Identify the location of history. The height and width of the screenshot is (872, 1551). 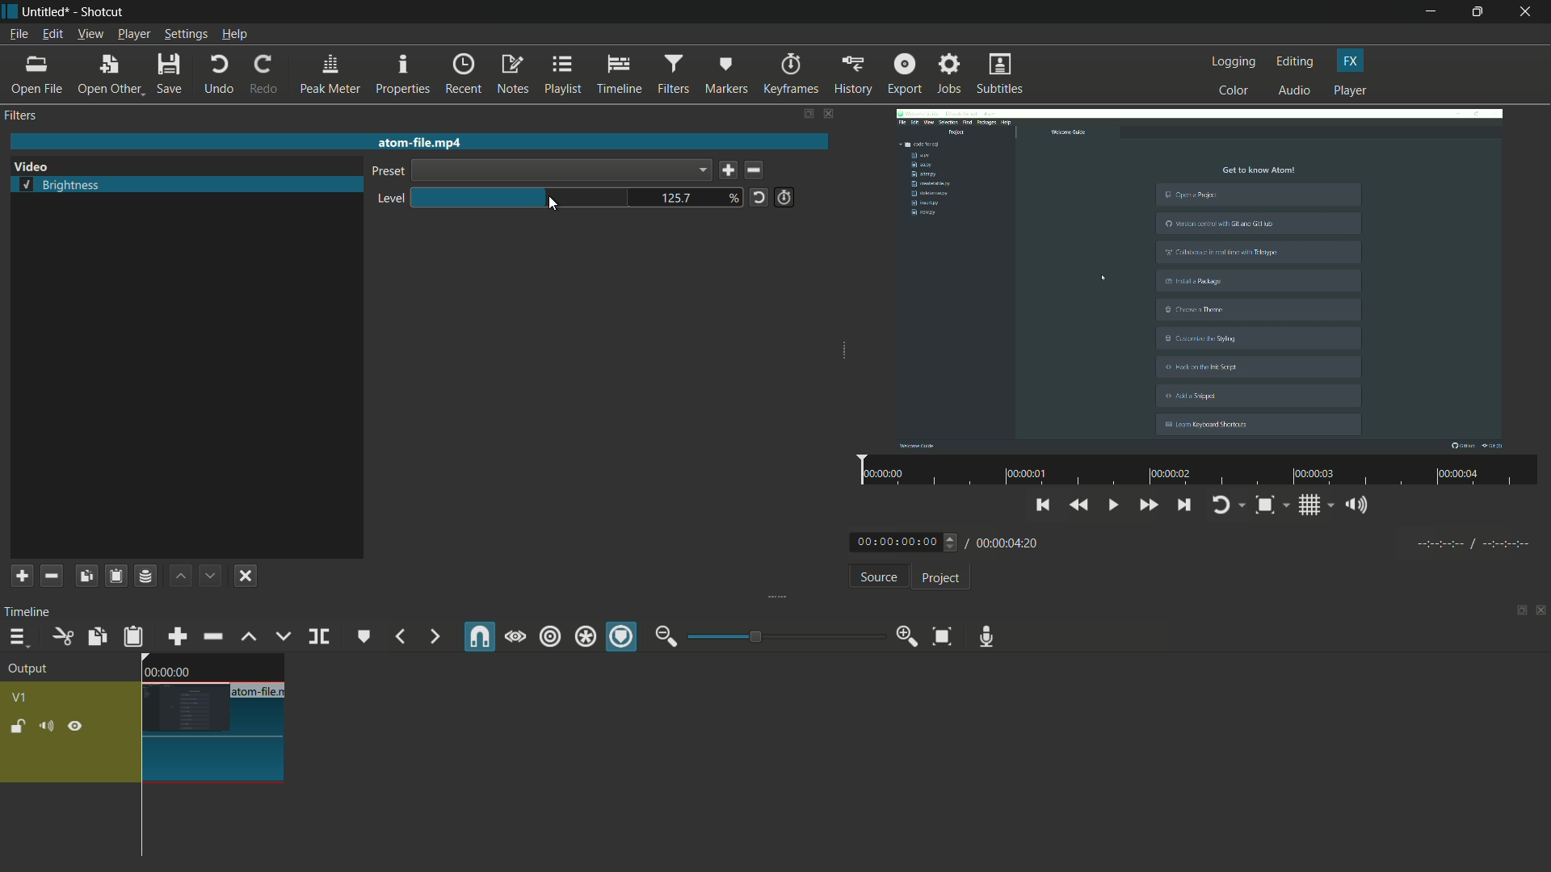
(851, 74).